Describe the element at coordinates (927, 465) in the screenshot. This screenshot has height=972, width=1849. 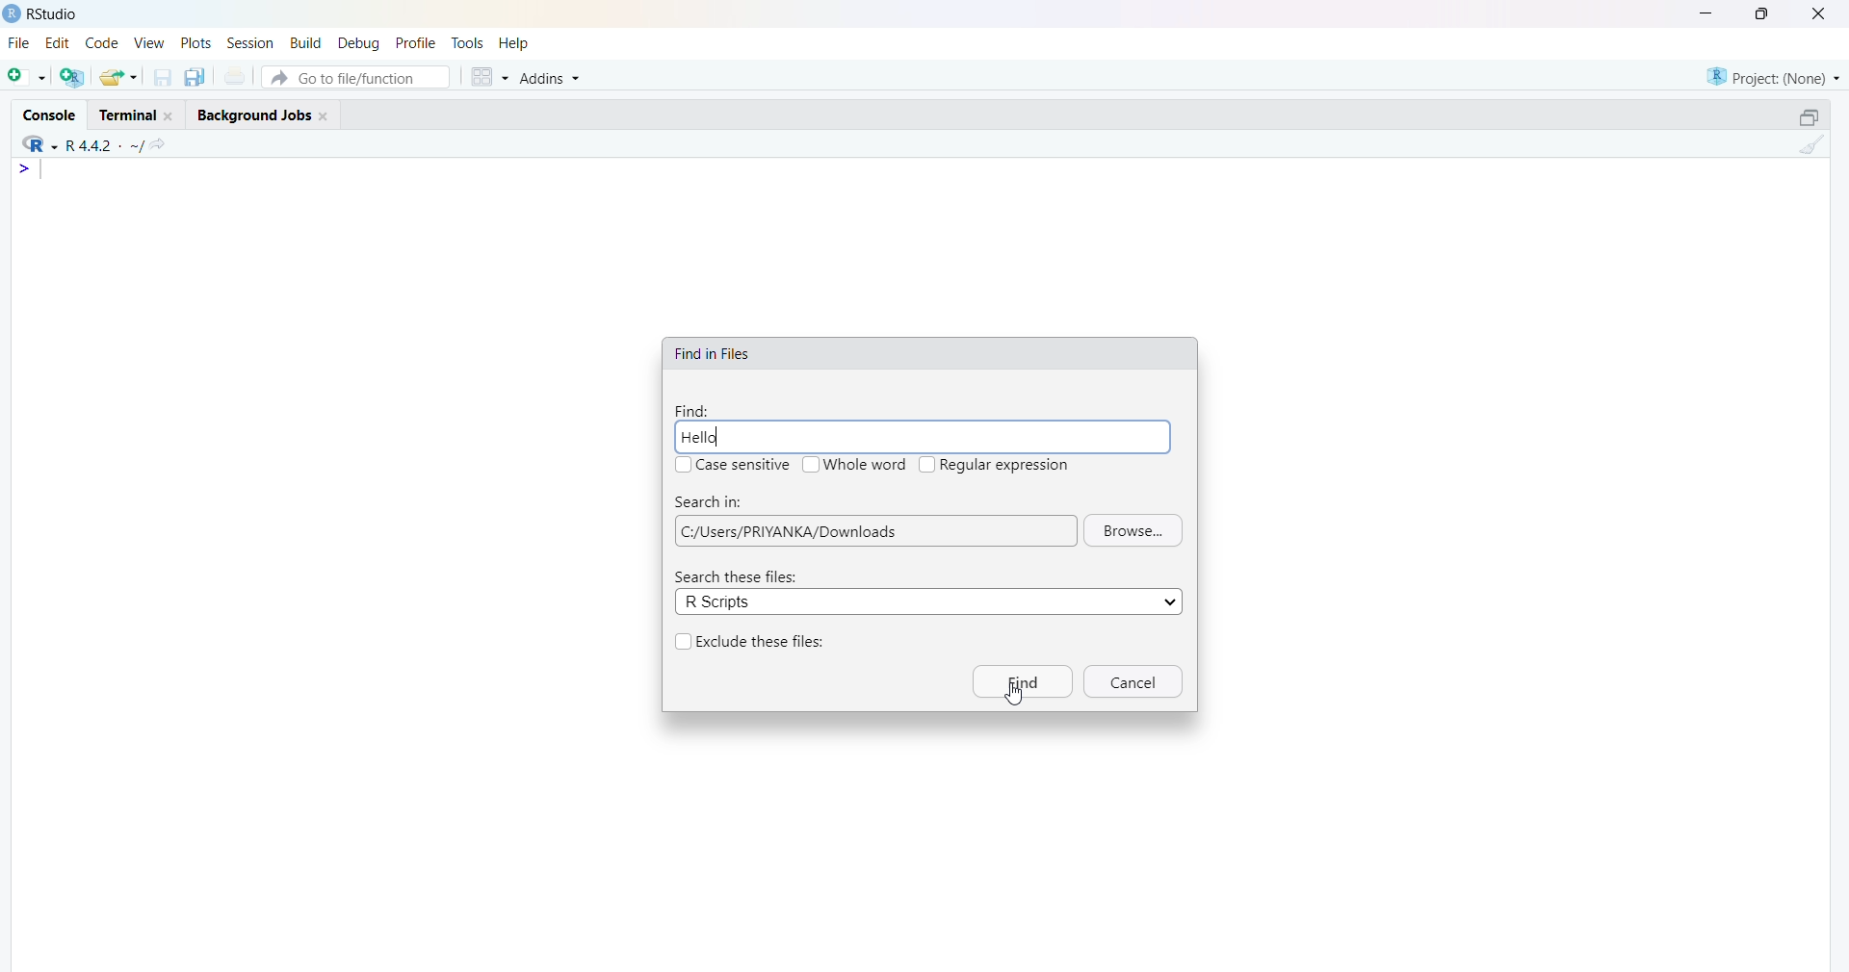
I see `checkbox` at that location.